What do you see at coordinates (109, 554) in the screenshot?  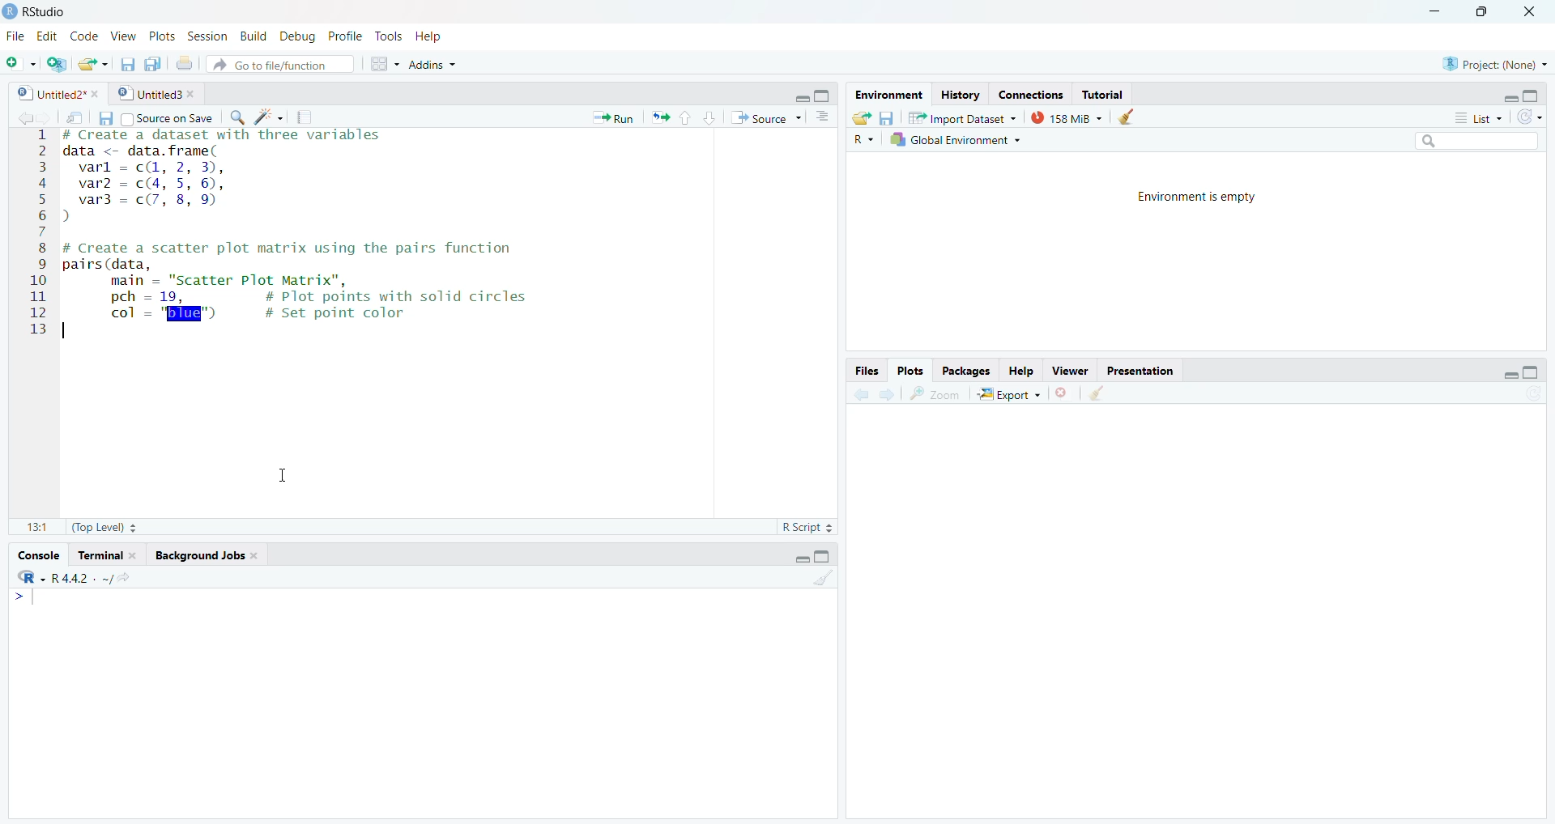 I see `Terminal` at bounding box center [109, 554].